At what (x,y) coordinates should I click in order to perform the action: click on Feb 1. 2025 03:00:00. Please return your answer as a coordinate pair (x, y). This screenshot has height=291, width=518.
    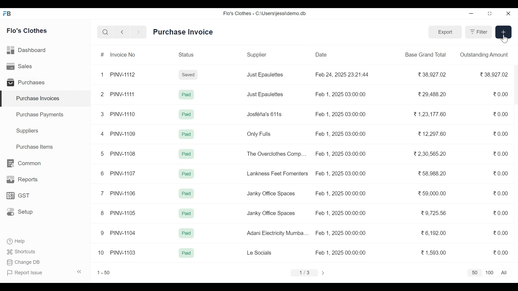
    Looking at the image, I should click on (341, 153).